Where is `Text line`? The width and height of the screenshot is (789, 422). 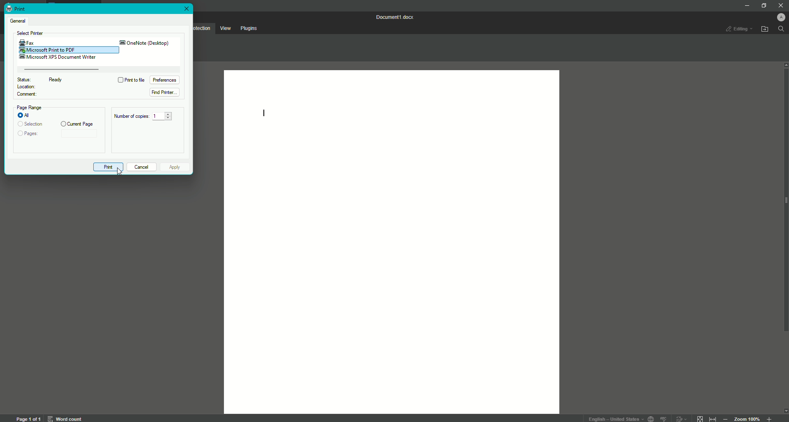
Text line is located at coordinates (268, 113).